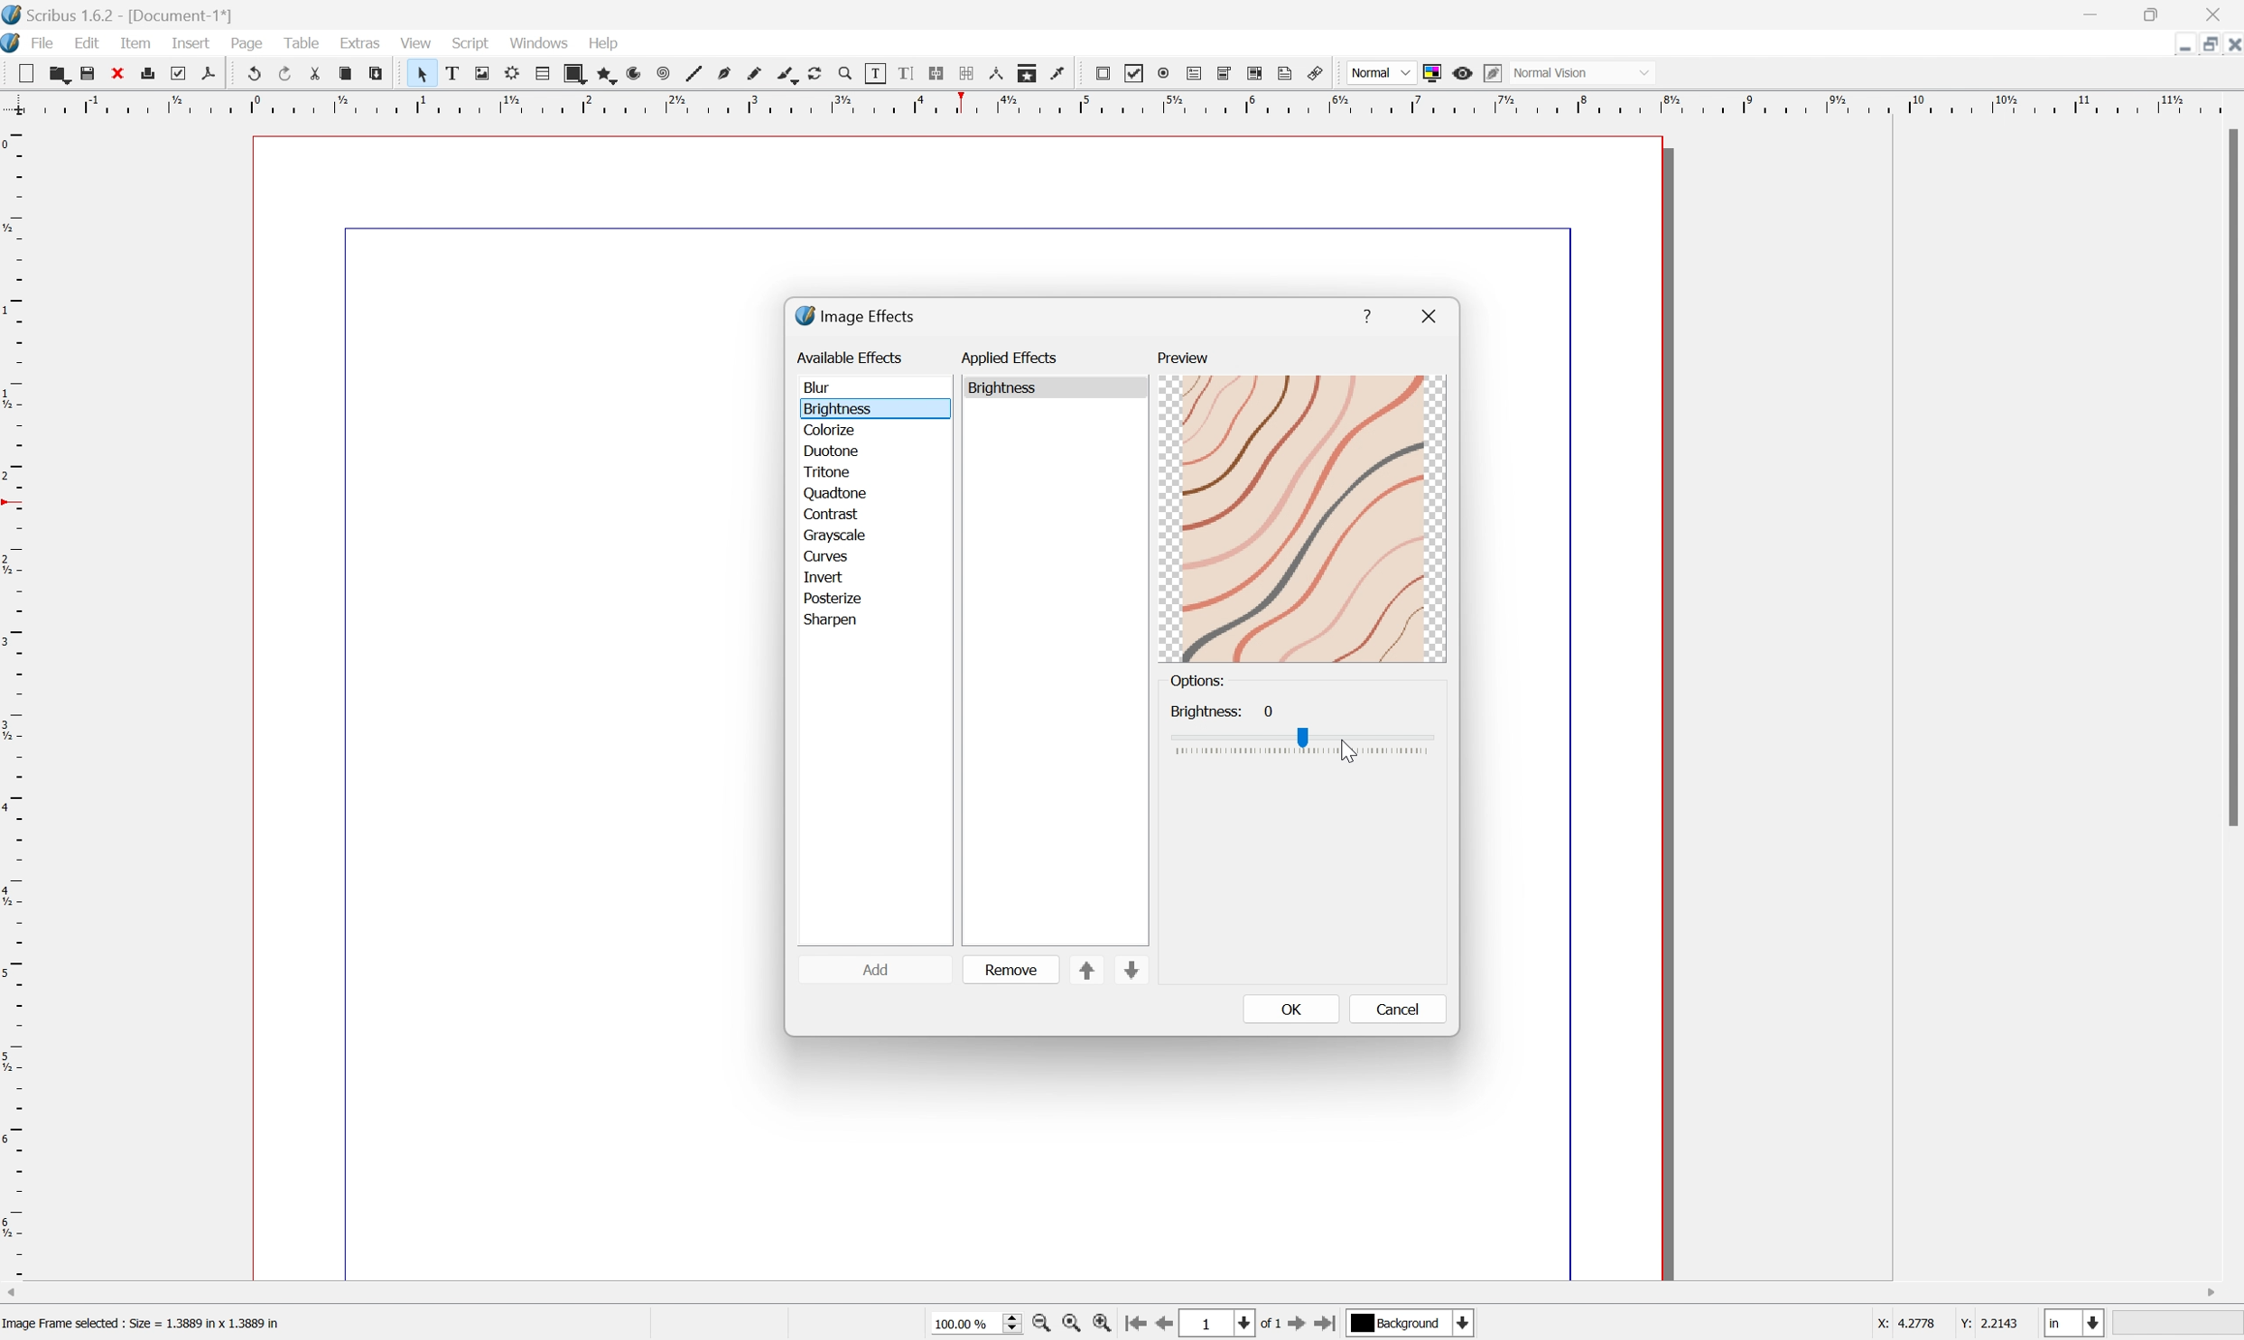 This screenshot has height=1340, width=2244. What do you see at coordinates (1119, 108) in the screenshot?
I see `Horizontal Margin` at bounding box center [1119, 108].